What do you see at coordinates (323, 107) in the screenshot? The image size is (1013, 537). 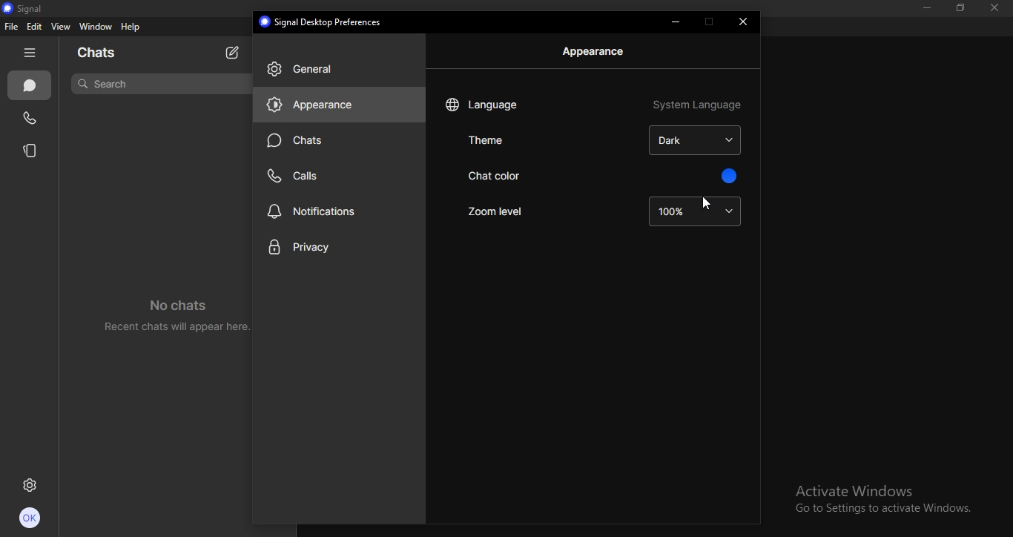 I see `appearance` at bounding box center [323, 107].